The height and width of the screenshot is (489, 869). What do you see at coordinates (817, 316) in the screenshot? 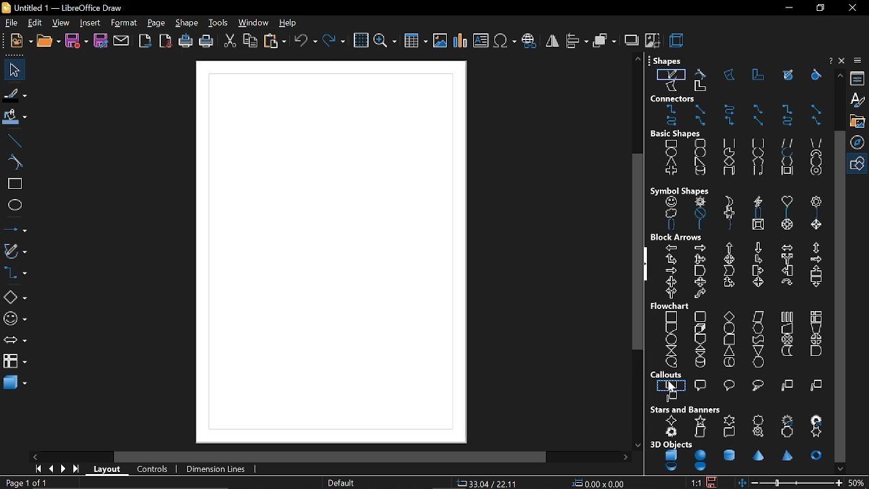
I see `internal storage` at bounding box center [817, 316].